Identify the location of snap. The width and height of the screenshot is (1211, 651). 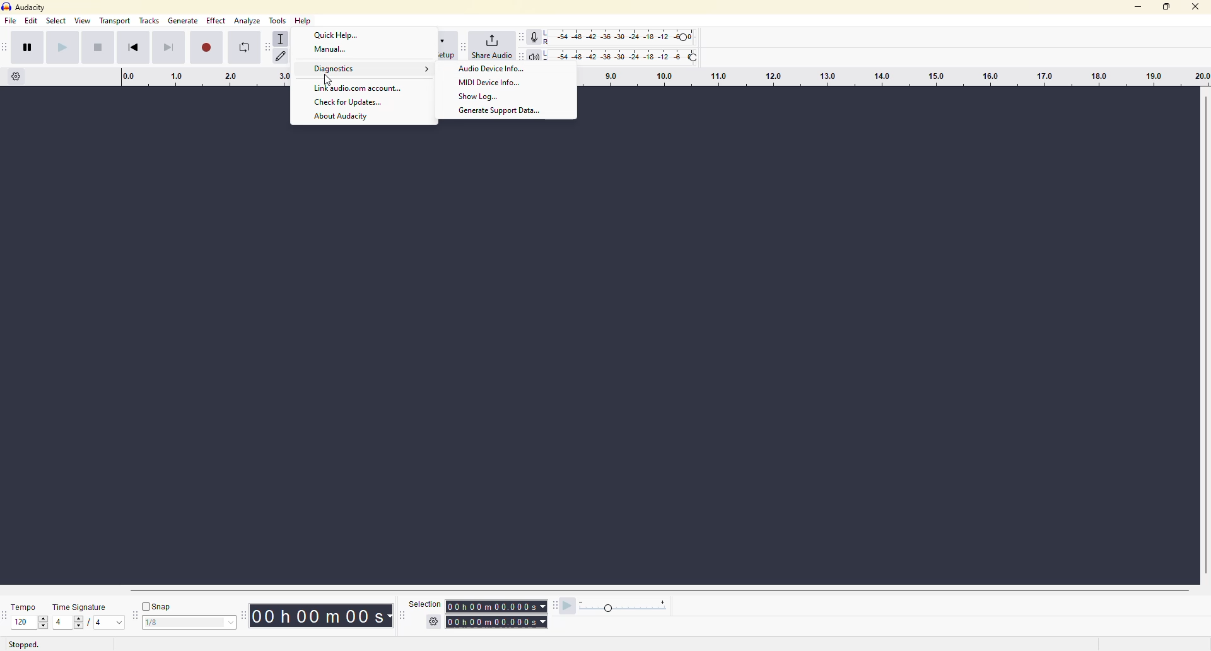
(159, 606).